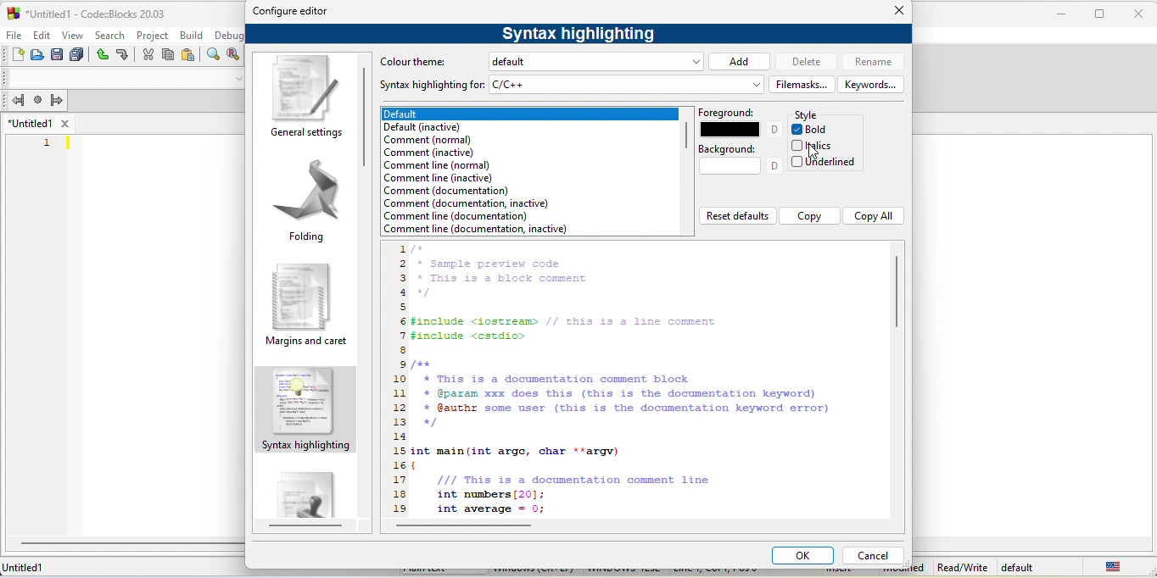 Image resolution: width=1157 pixels, height=578 pixels. What do you see at coordinates (428, 153) in the screenshot?
I see `comment inactive` at bounding box center [428, 153].